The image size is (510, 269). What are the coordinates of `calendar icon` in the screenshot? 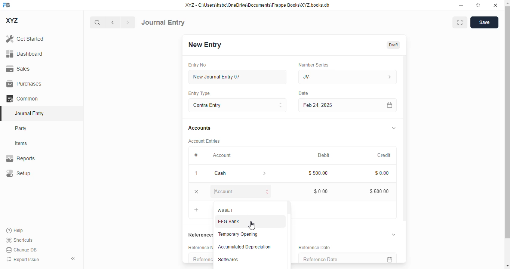 It's located at (388, 105).